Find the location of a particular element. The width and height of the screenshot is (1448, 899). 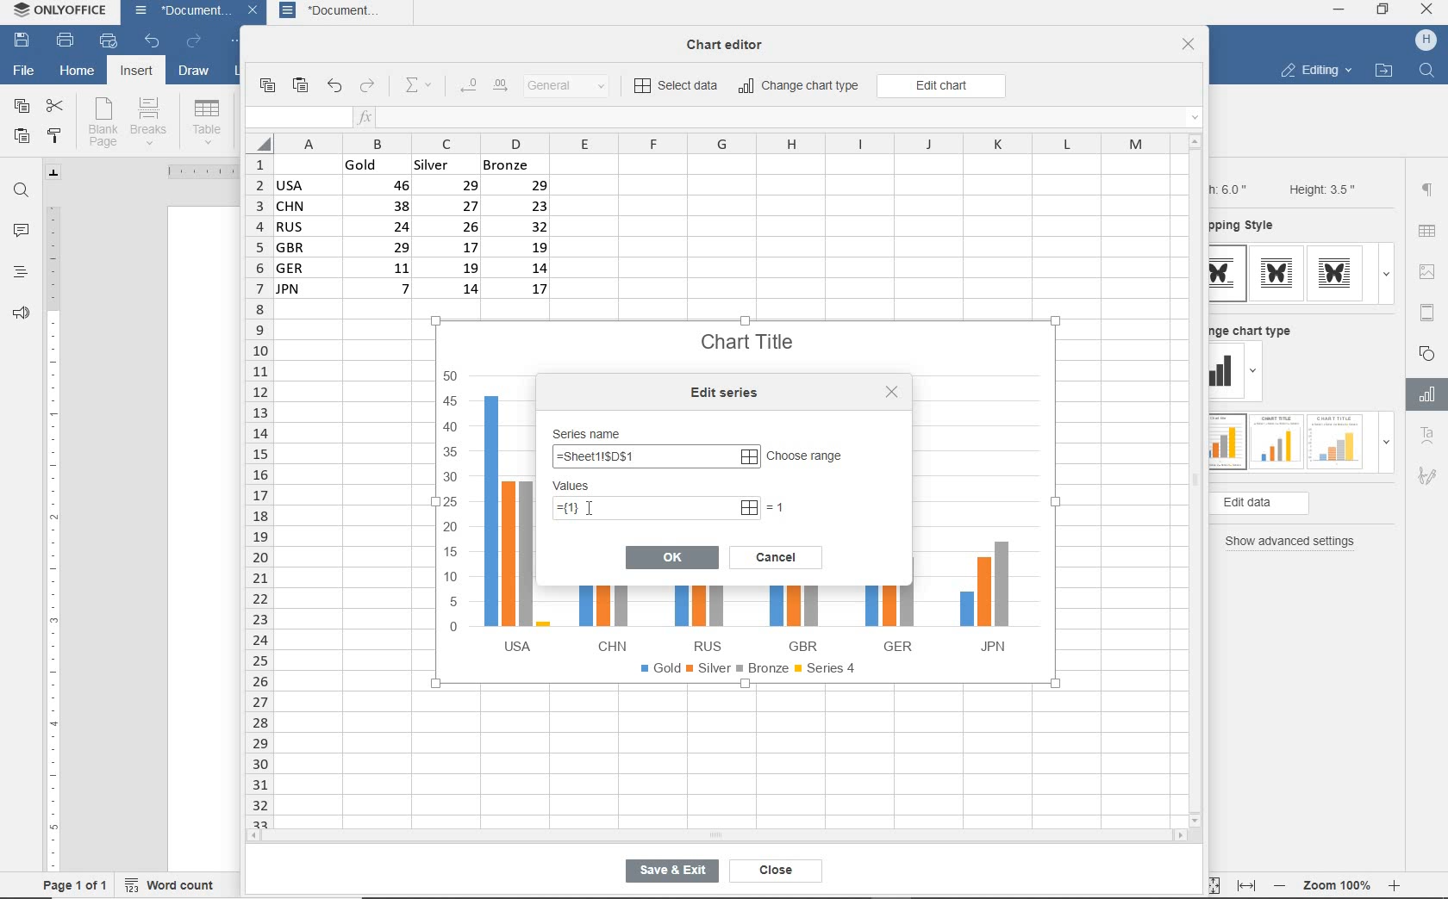

zoom 100% is located at coordinates (1340, 883).